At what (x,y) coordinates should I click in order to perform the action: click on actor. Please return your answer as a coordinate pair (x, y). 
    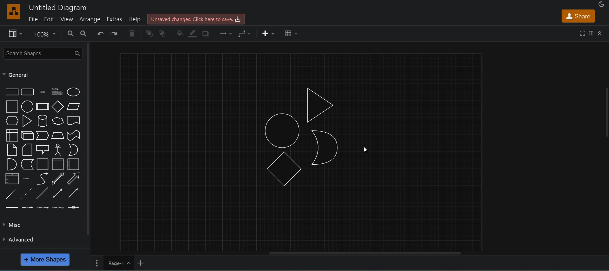
    Looking at the image, I should click on (58, 150).